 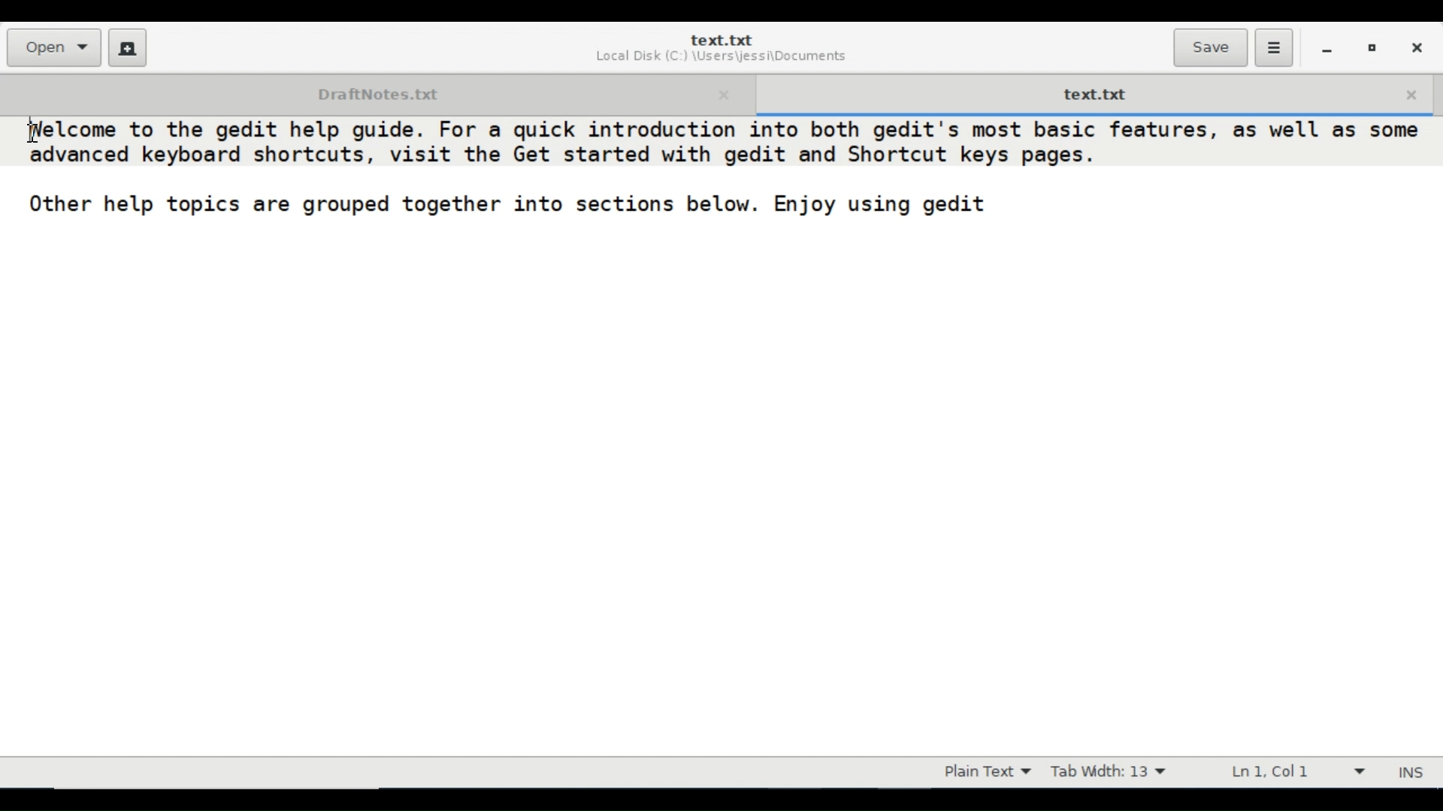 What do you see at coordinates (721, 40) in the screenshot?
I see `Document Name` at bounding box center [721, 40].